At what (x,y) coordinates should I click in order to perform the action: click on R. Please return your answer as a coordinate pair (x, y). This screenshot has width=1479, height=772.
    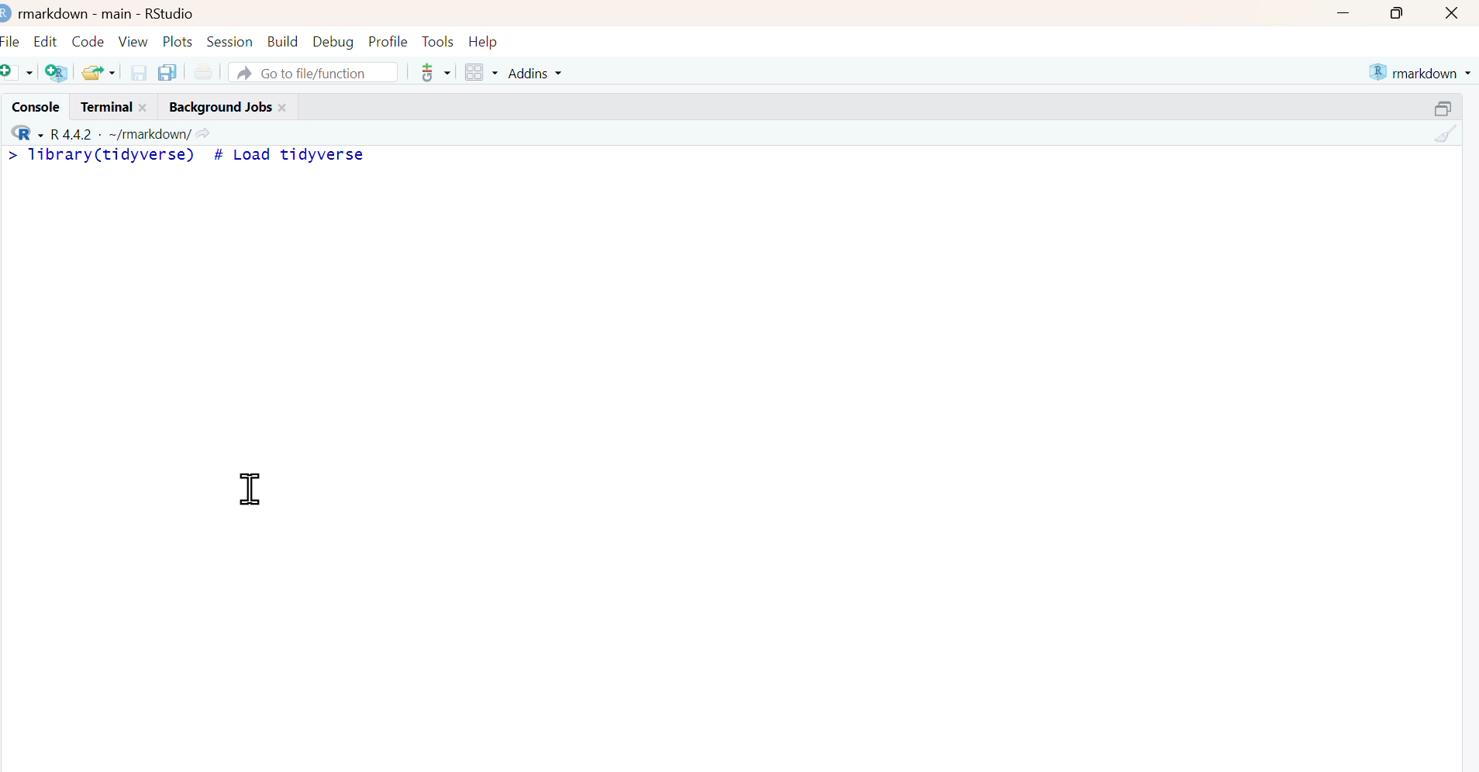
    Looking at the image, I should click on (24, 133).